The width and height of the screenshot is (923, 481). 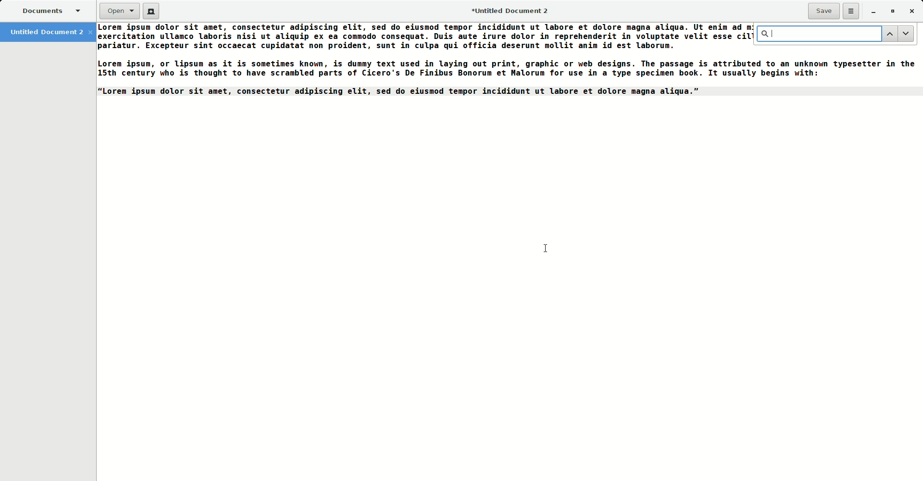 I want to click on Paragraphs, so click(x=832, y=72).